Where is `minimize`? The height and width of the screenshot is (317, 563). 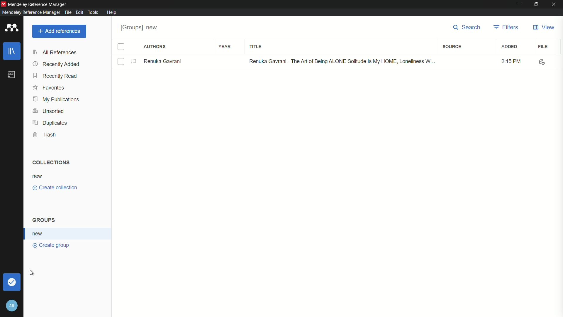
minimize is located at coordinates (520, 4).